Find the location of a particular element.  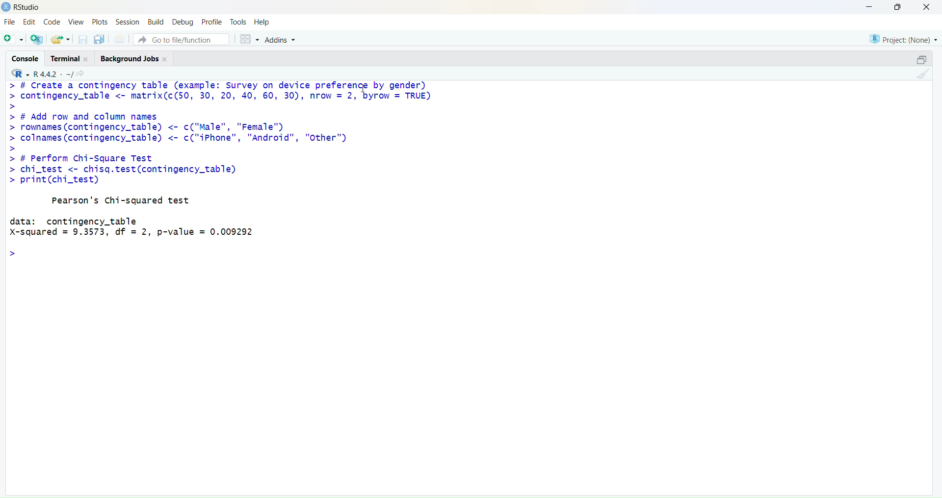

cursor is located at coordinates (364, 88).